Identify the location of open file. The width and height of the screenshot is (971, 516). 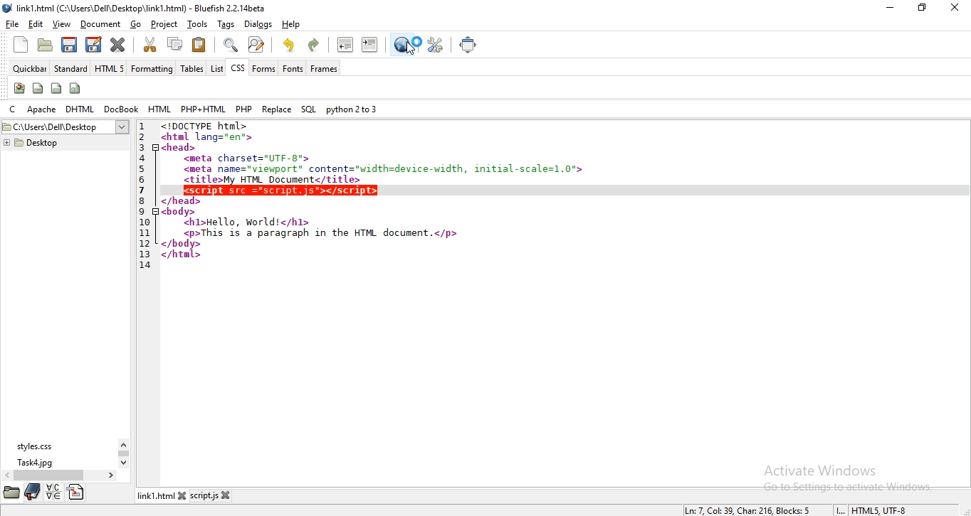
(43, 45).